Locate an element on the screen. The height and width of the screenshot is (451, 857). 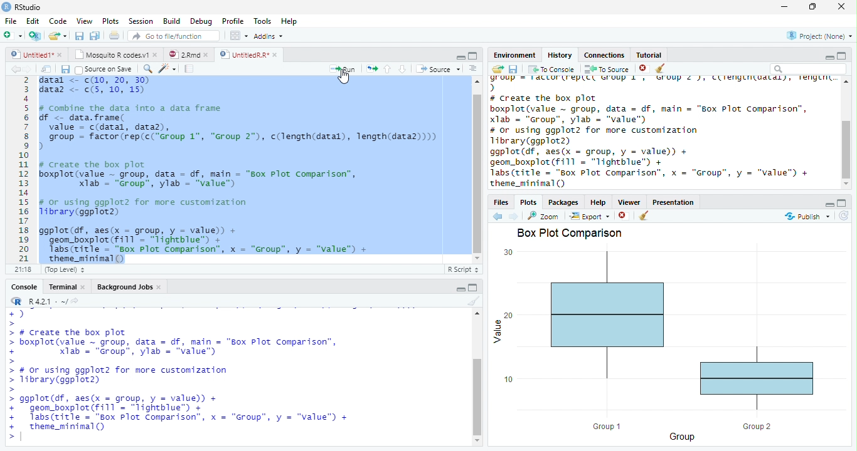
View the current working directory is located at coordinates (75, 301).